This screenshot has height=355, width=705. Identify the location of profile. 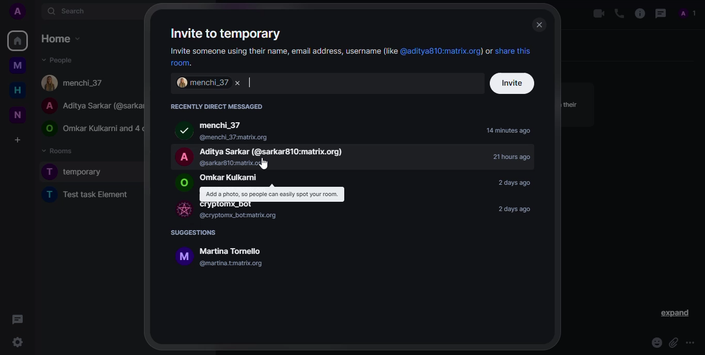
(686, 13).